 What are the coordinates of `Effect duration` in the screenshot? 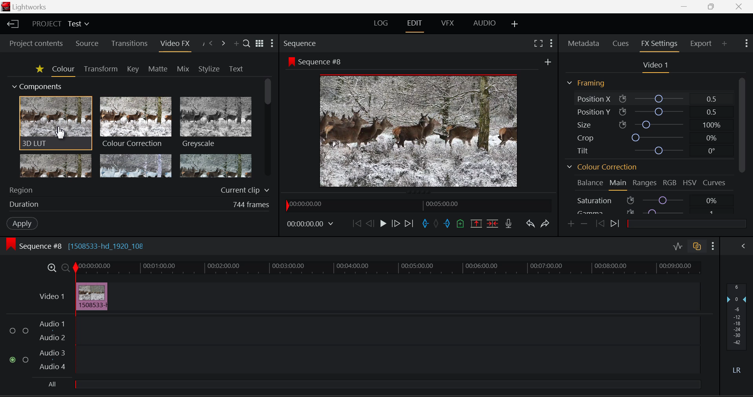 It's located at (138, 204).